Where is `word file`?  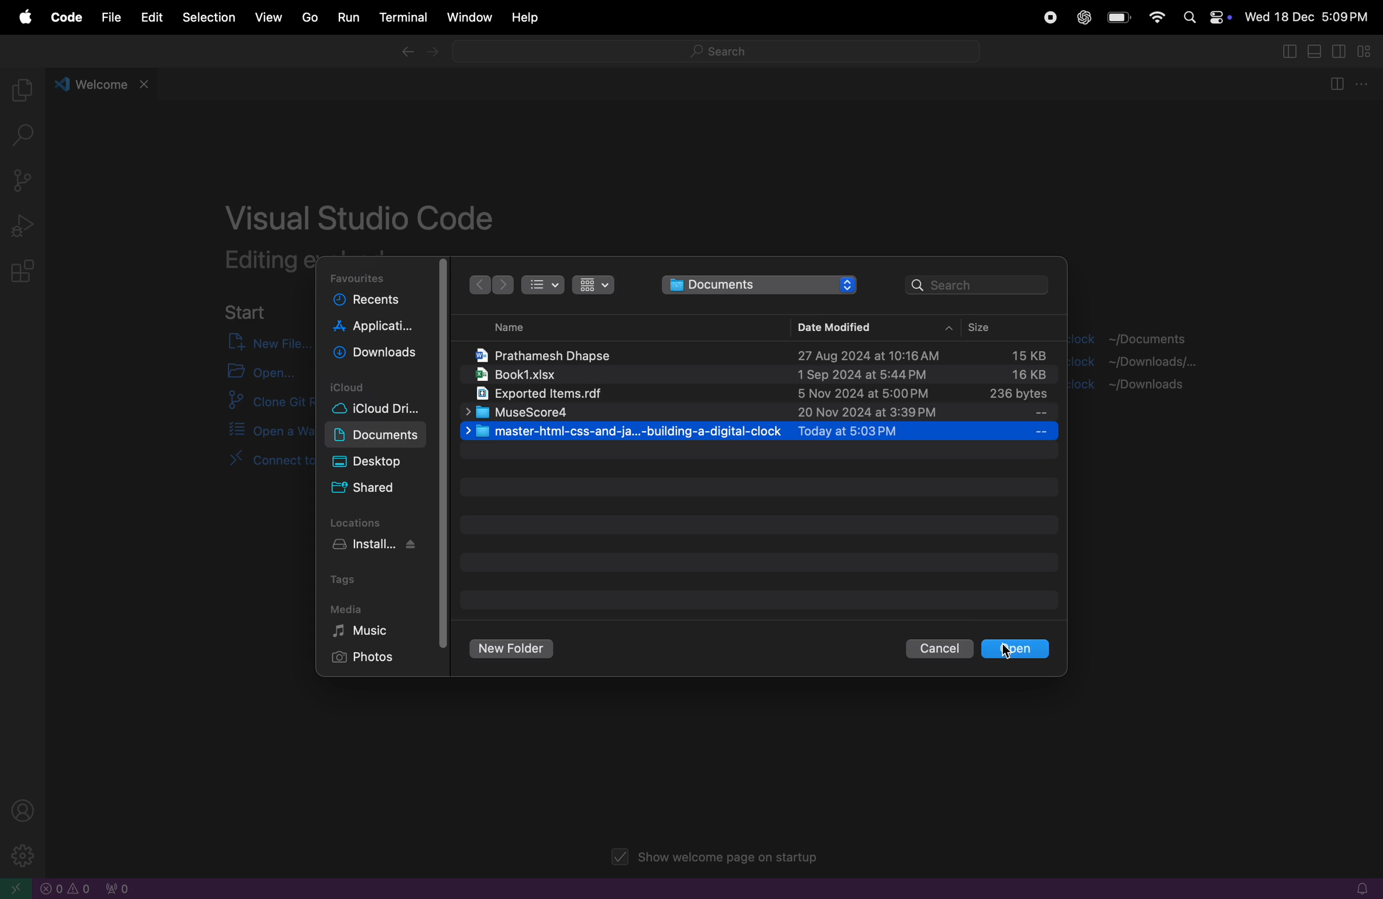 word file is located at coordinates (759, 352).